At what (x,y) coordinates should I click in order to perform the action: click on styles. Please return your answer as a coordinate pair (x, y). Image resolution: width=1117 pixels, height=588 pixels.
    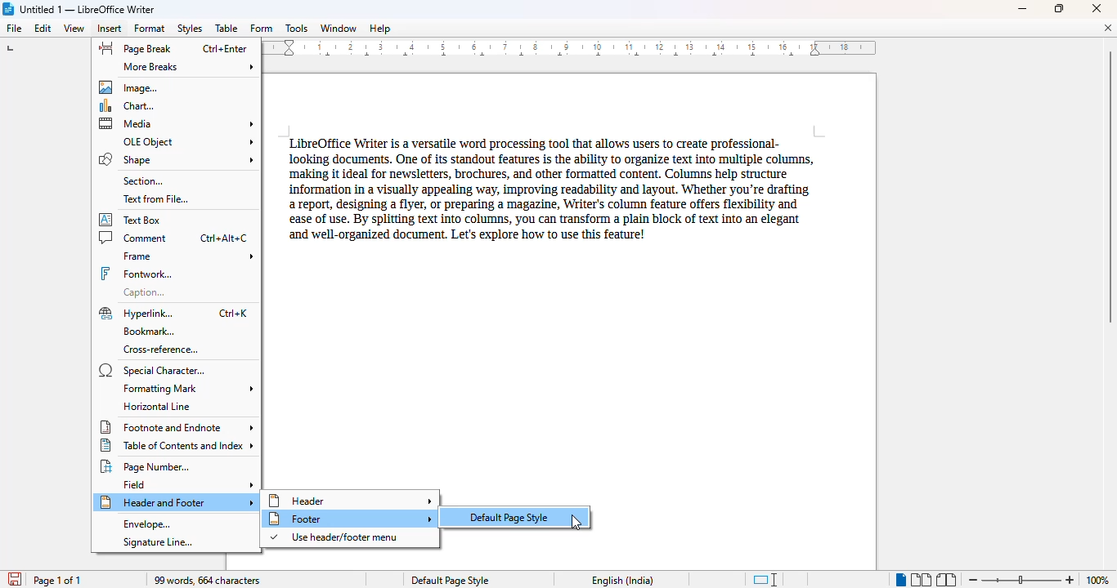
    Looking at the image, I should click on (189, 29).